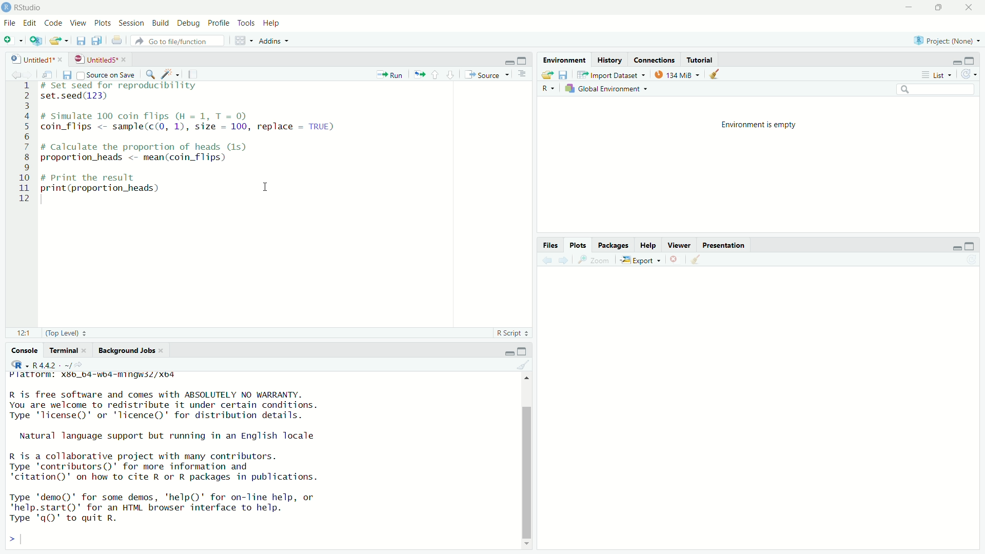 This screenshot has height=554, width=985. What do you see at coordinates (680, 245) in the screenshot?
I see `Viewer` at bounding box center [680, 245].